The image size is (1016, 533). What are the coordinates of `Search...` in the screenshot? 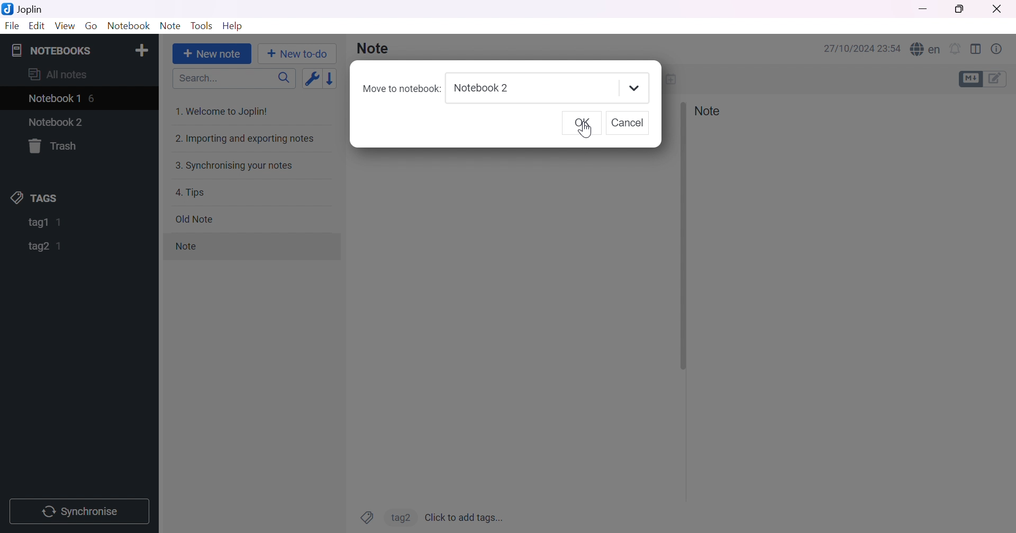 It's located at (196, 79).